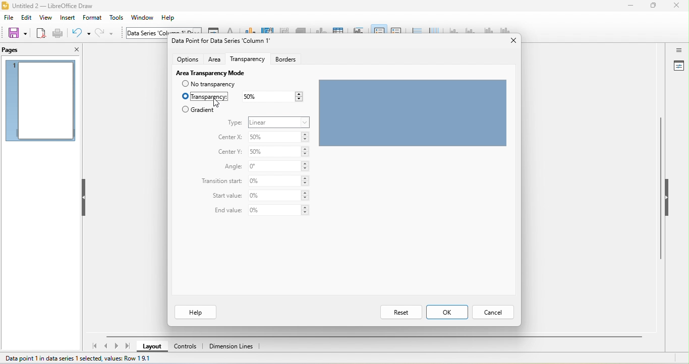 This screenshot has height=364, width=689. I want to click on vertical scroll bar, so click(661, 192).